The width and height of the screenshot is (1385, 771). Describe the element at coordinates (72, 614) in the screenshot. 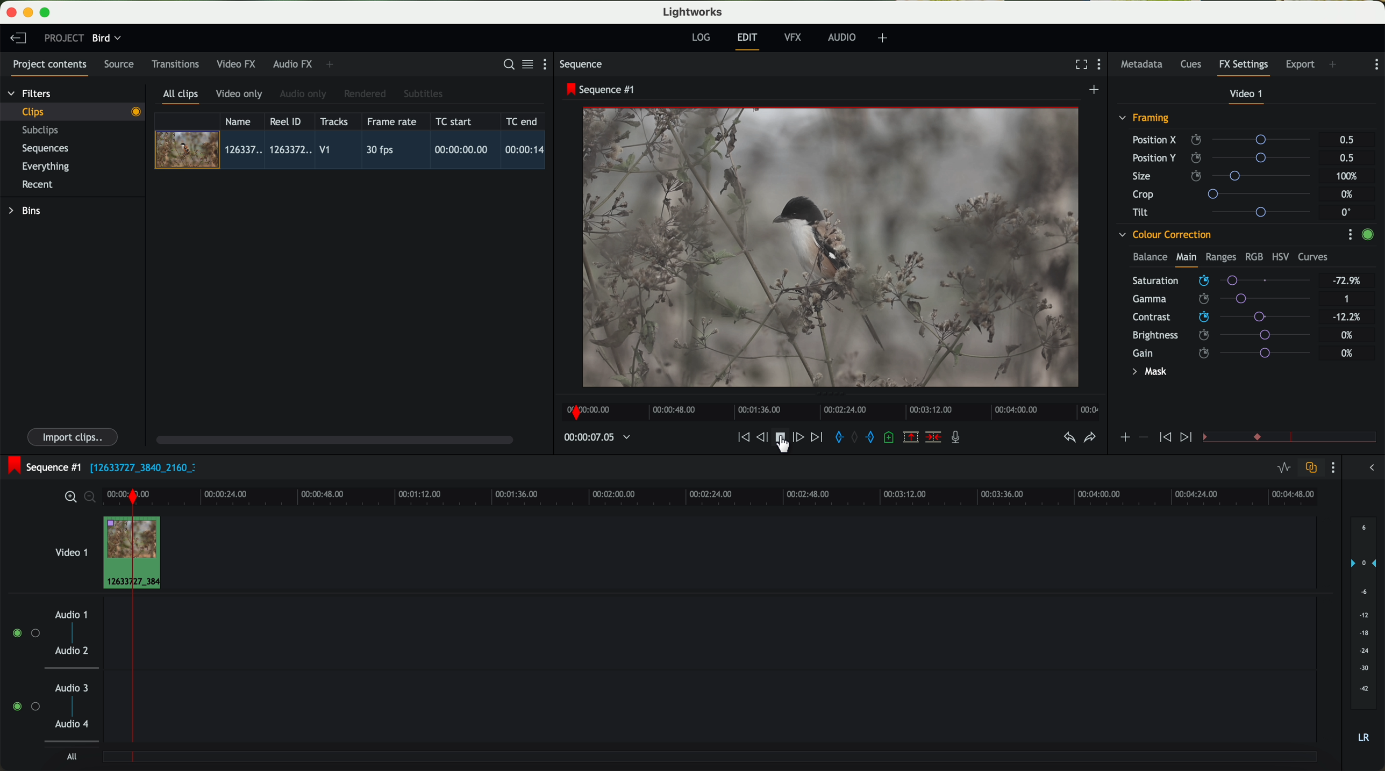

I see `audio 1` at that location.